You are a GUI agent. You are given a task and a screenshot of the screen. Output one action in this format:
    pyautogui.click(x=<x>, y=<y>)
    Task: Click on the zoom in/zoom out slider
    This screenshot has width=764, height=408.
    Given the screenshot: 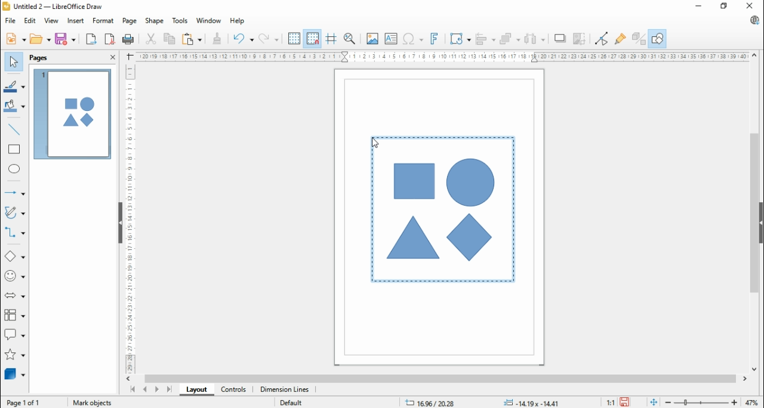 What is the action you would take?
    pyautogui.click(x=701, y=402)
    